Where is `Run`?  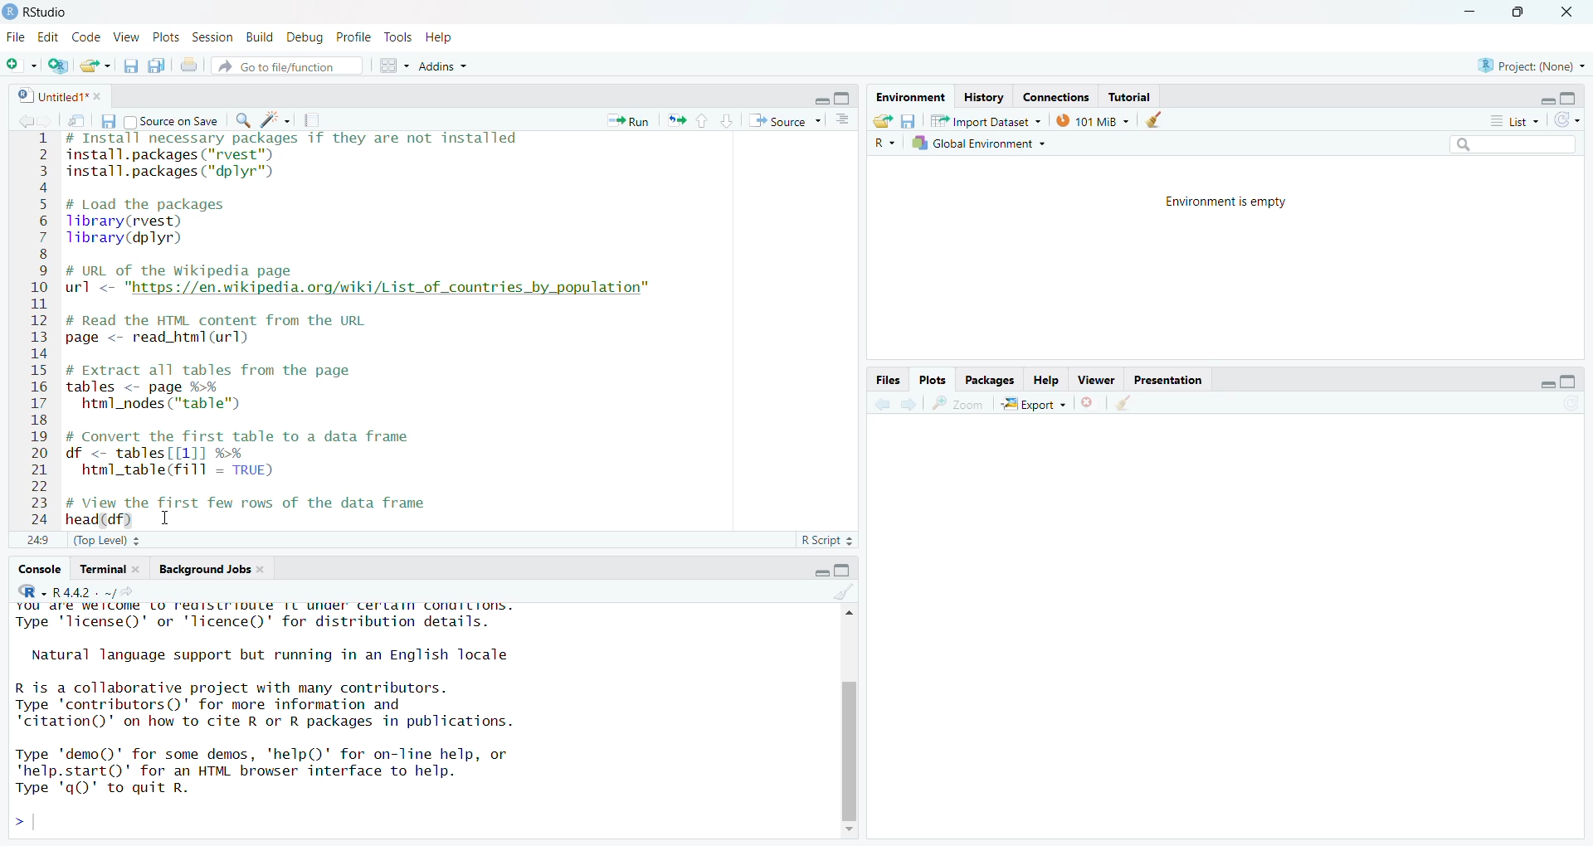 Run is located at coordinates (627, 121).